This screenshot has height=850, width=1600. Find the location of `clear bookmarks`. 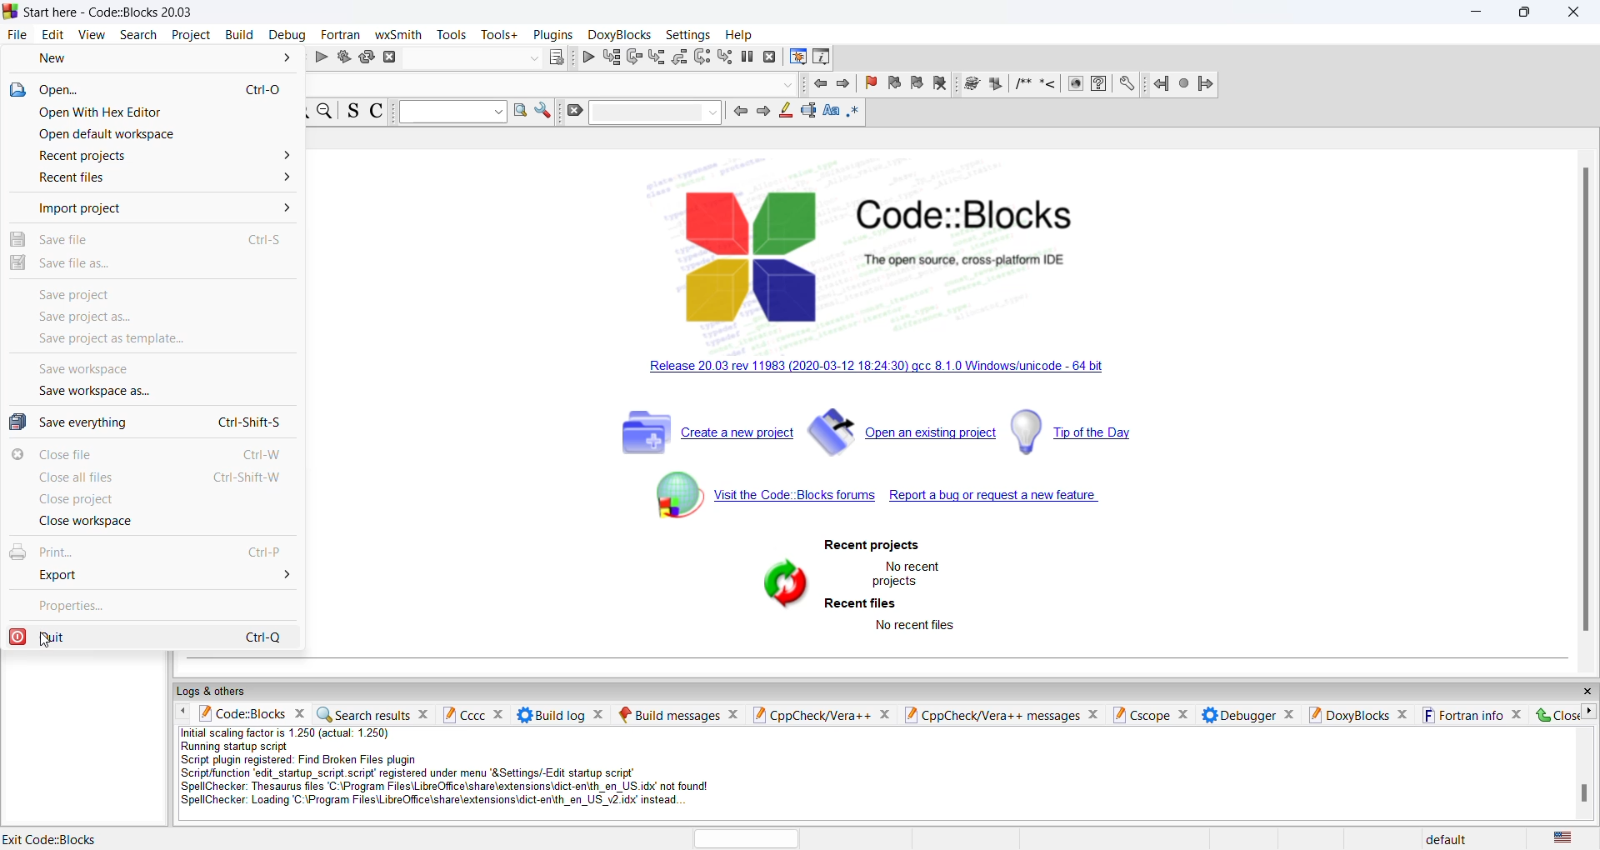

clear bookmarks is located at coordinates (939, 83).